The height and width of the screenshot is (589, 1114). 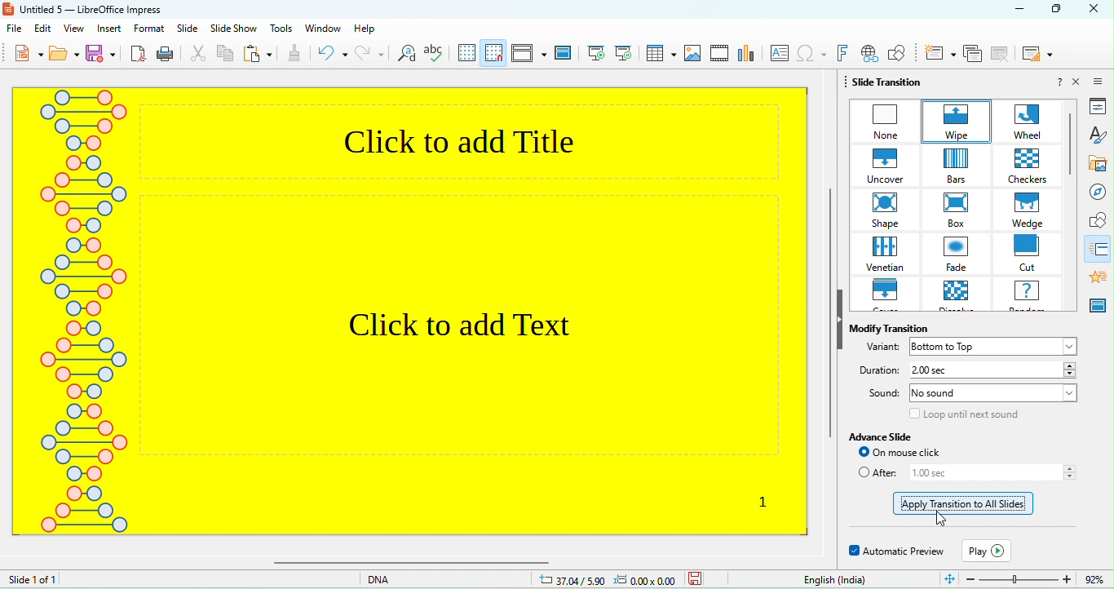 What do you see at coordinates (1024, 578) in the screenshot?
I see `zoom` at bounding box center [1024, 578].